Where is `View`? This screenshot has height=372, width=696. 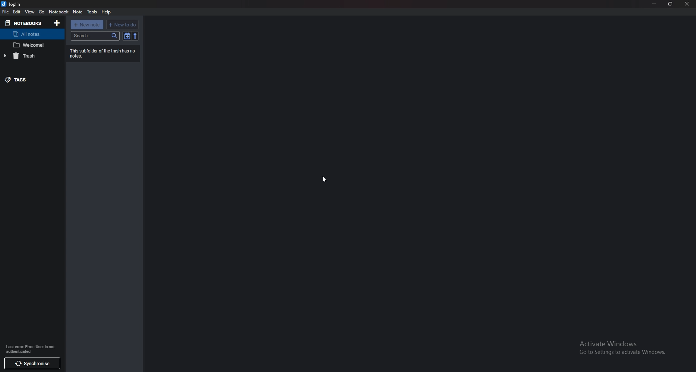 View is located at coordinates (30, 12).